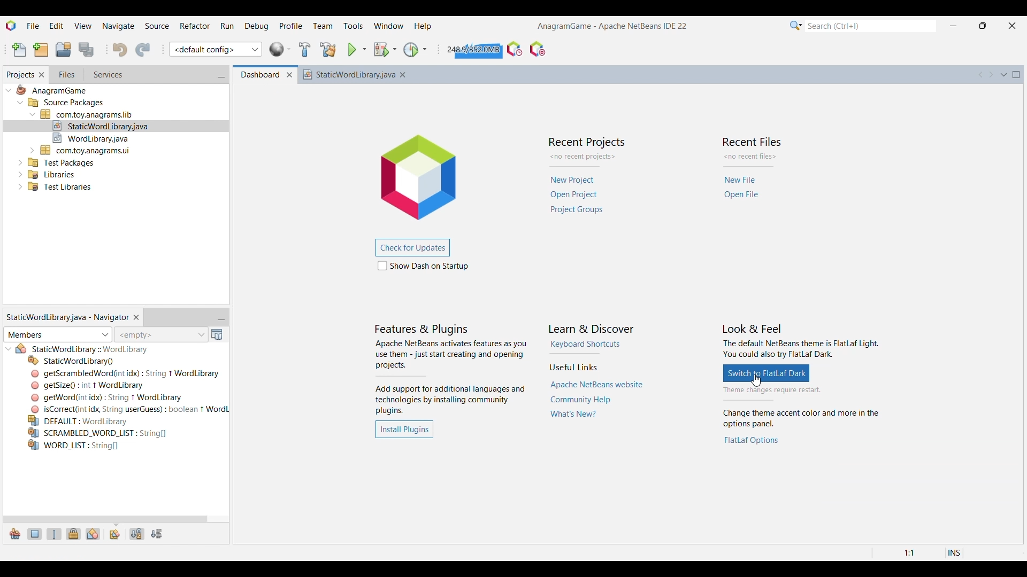  Describe the element at coordinates (767, 373) in the screenshot. I see `Click to switch to dark mode` at that location.